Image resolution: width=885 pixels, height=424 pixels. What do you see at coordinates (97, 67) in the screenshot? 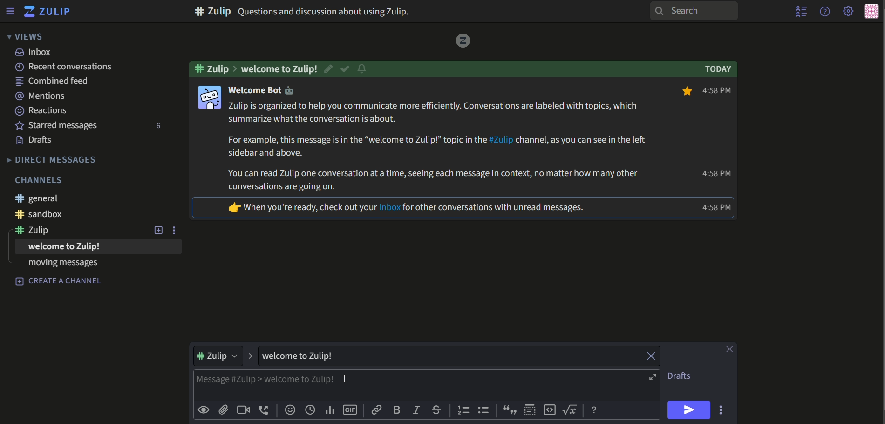
I see `text` at bounding box center [97, 67].